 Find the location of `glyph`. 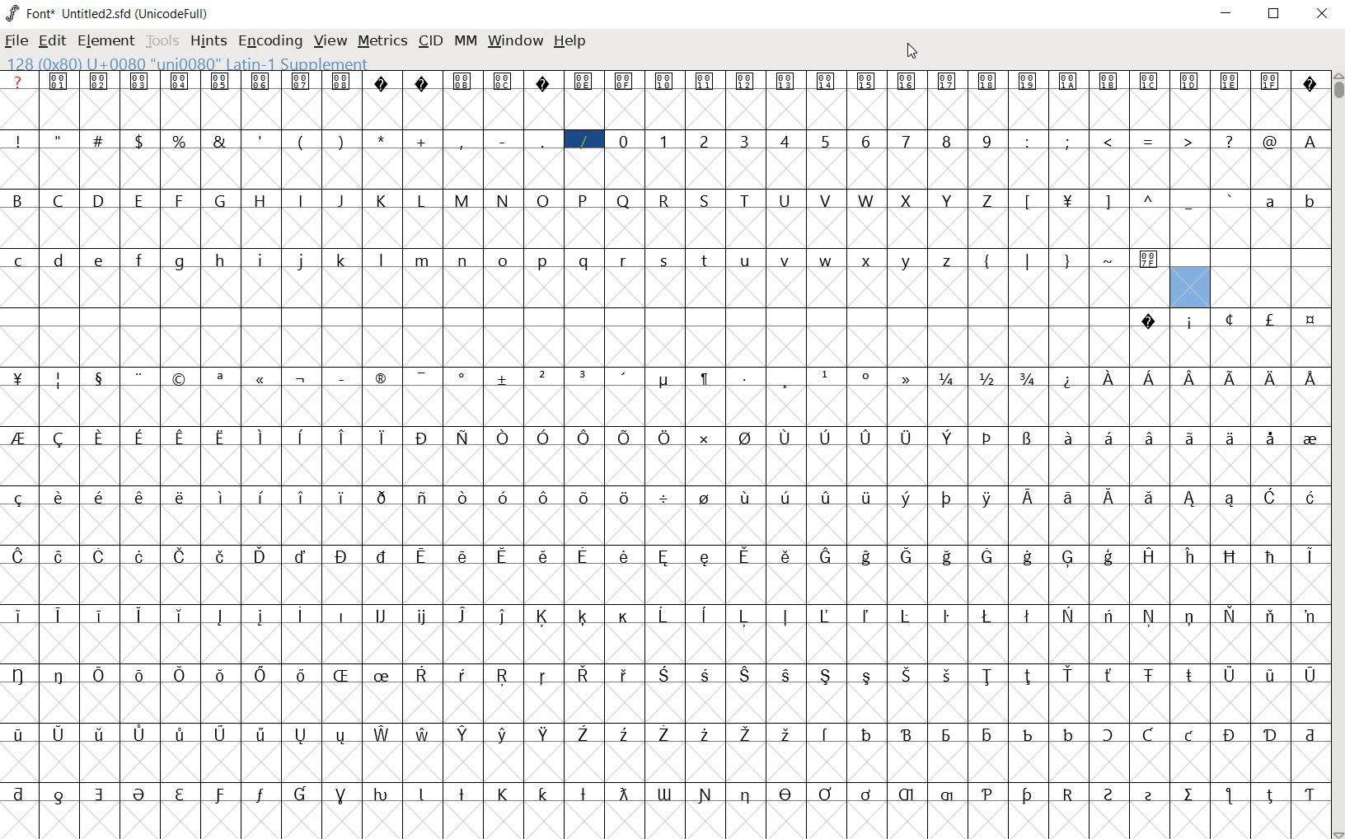

glyph is located at coordinates (542, 438).